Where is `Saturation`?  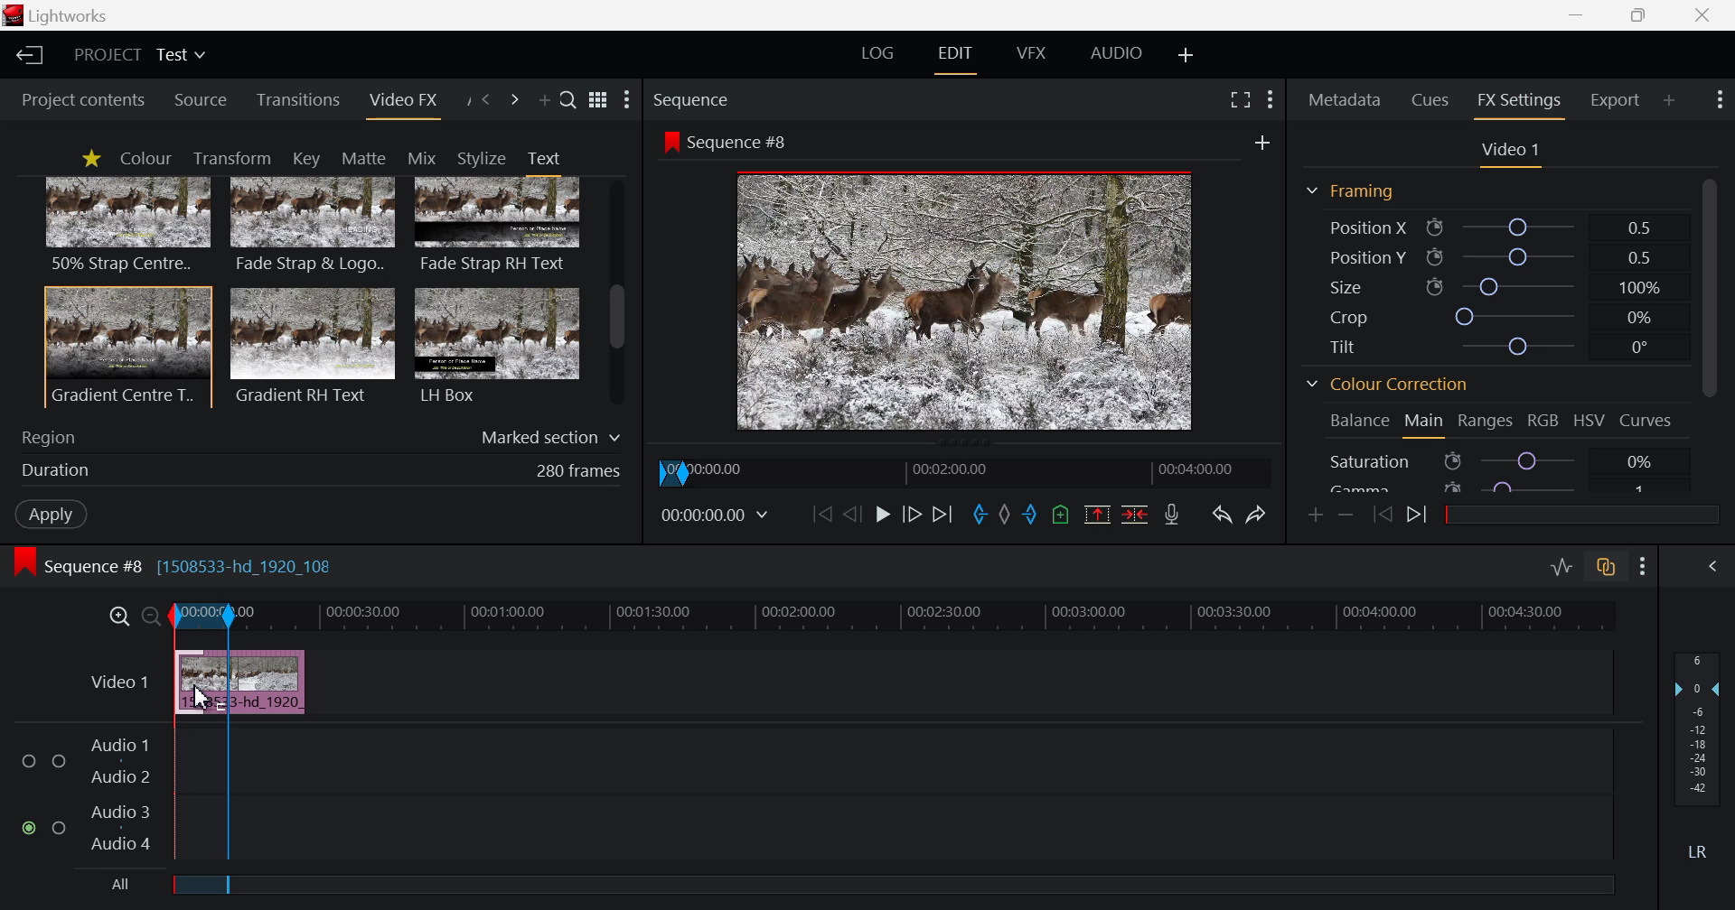
Saturation is located at coordinates (1489, 460).